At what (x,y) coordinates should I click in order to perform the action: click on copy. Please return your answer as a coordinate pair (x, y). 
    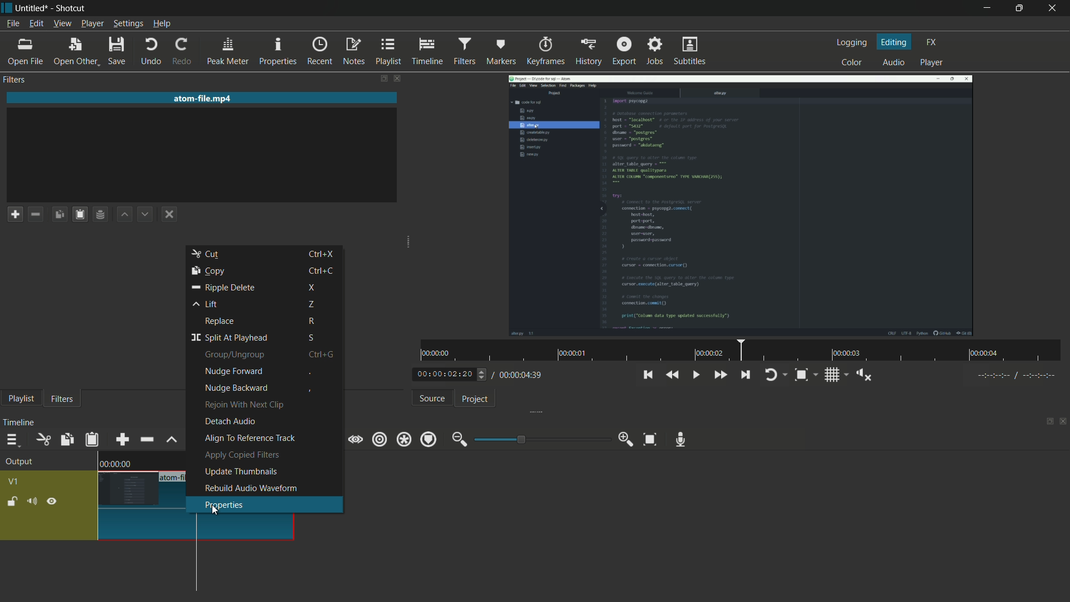
    Looking at the image, I should click on (66, 439).